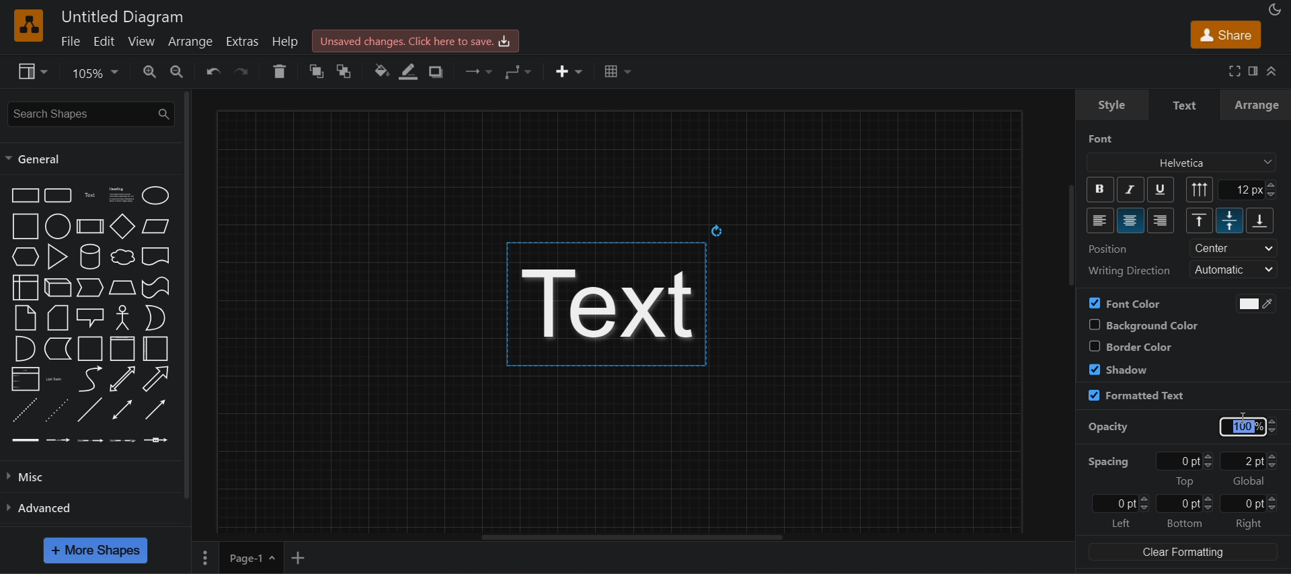 This screenshot has width=1291, height=574. What do you see at coordinates (24, 227) in the screenshot?
I see `square` at bounding box center [24, 227].